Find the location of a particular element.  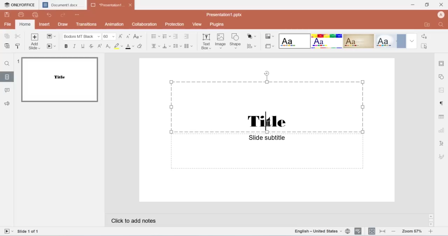

print is located at coordinates (22, 15).